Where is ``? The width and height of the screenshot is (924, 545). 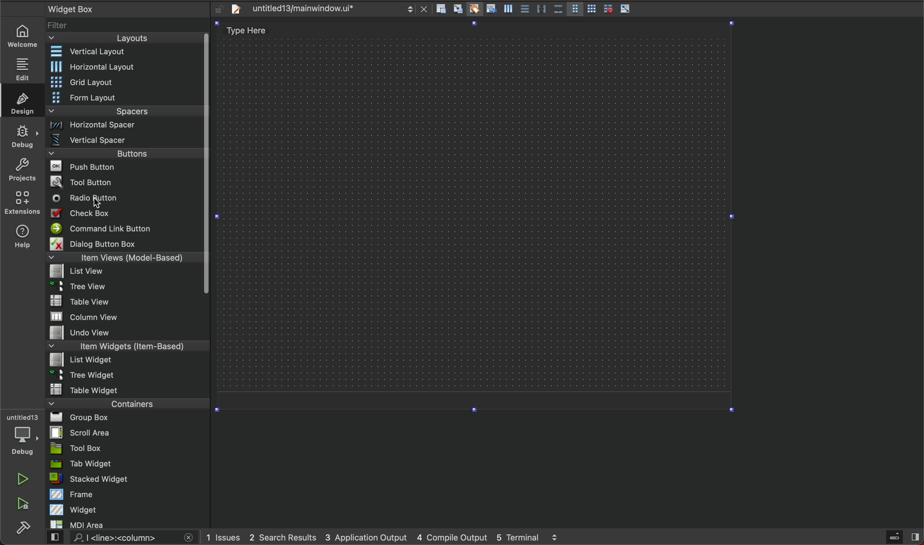
 is located at coordinates (127, 67).